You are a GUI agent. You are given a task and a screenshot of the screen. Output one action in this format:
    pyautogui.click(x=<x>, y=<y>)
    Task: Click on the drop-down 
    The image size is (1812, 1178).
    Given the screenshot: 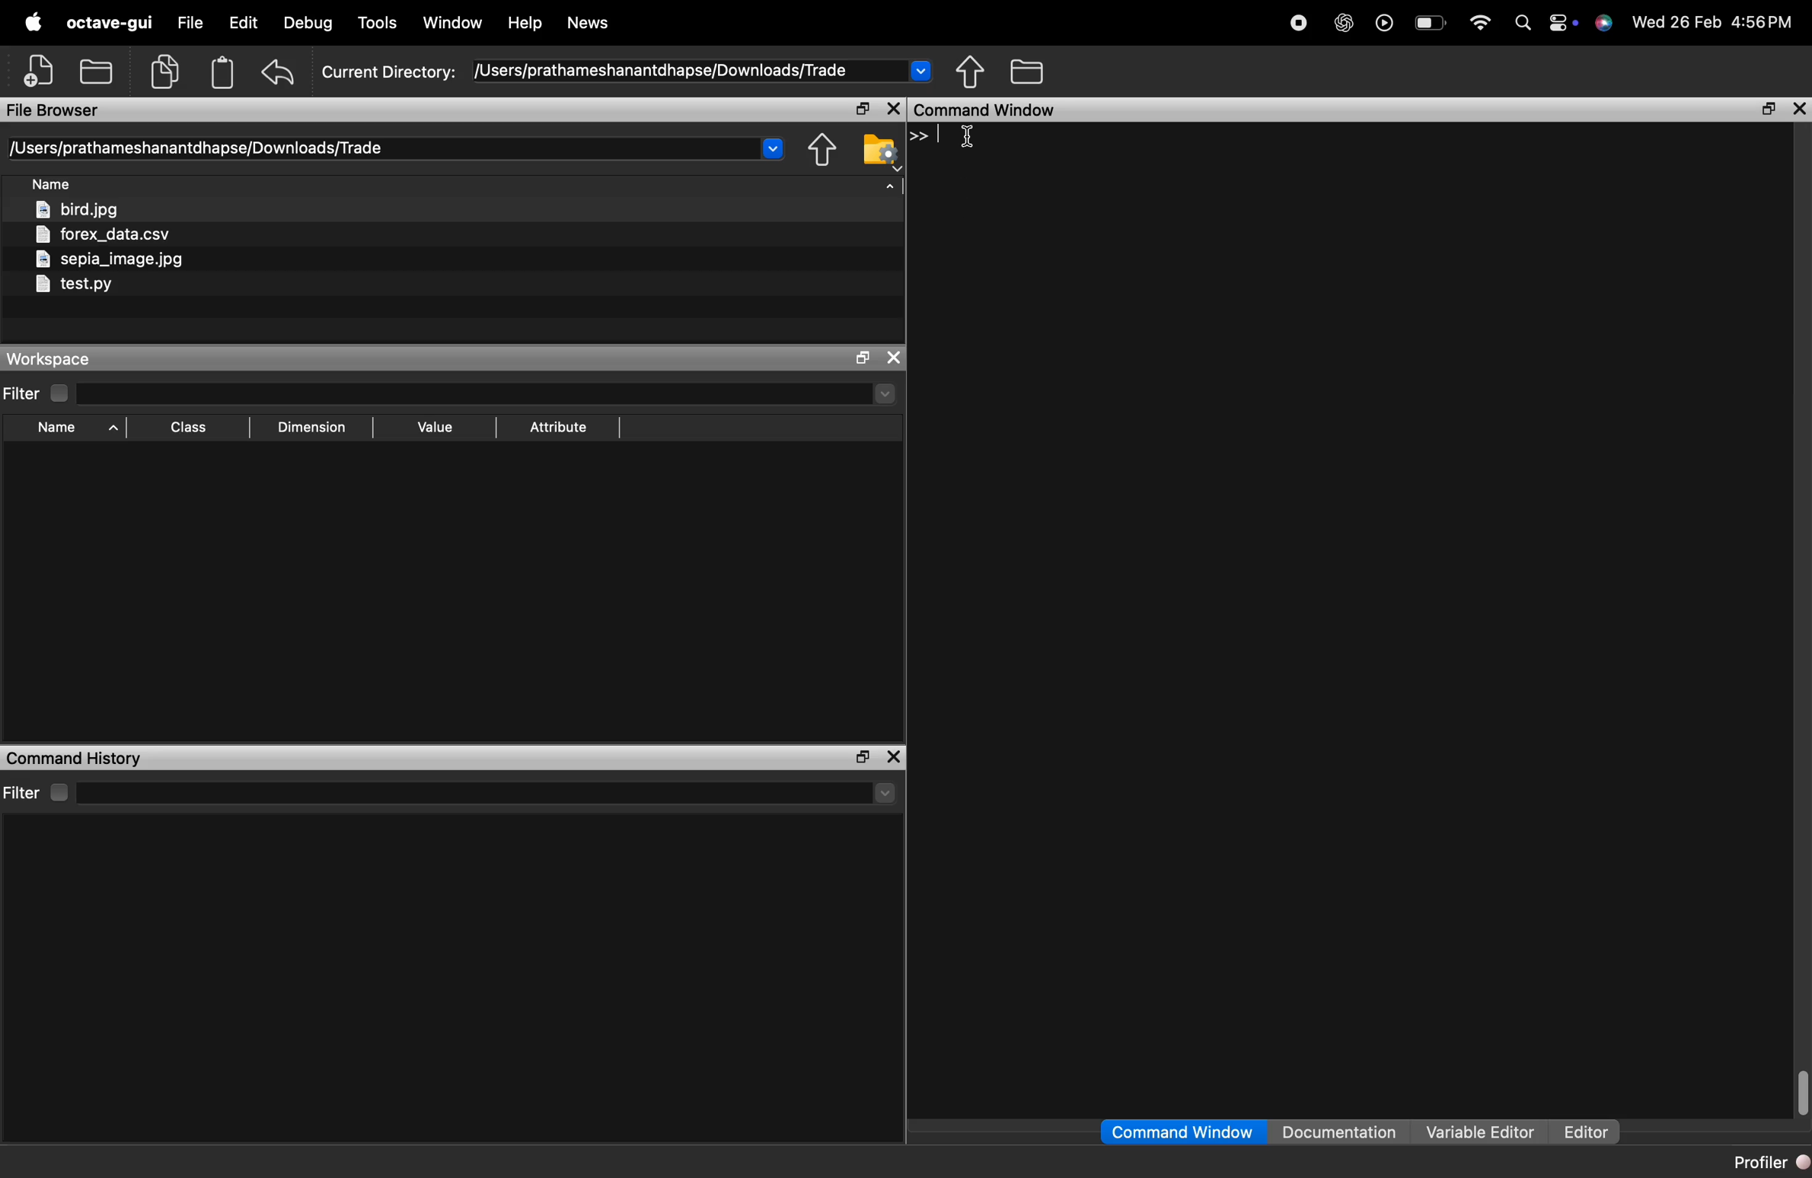 What is the action you would take?
    pyautogui.click(x=885, y=391)
    